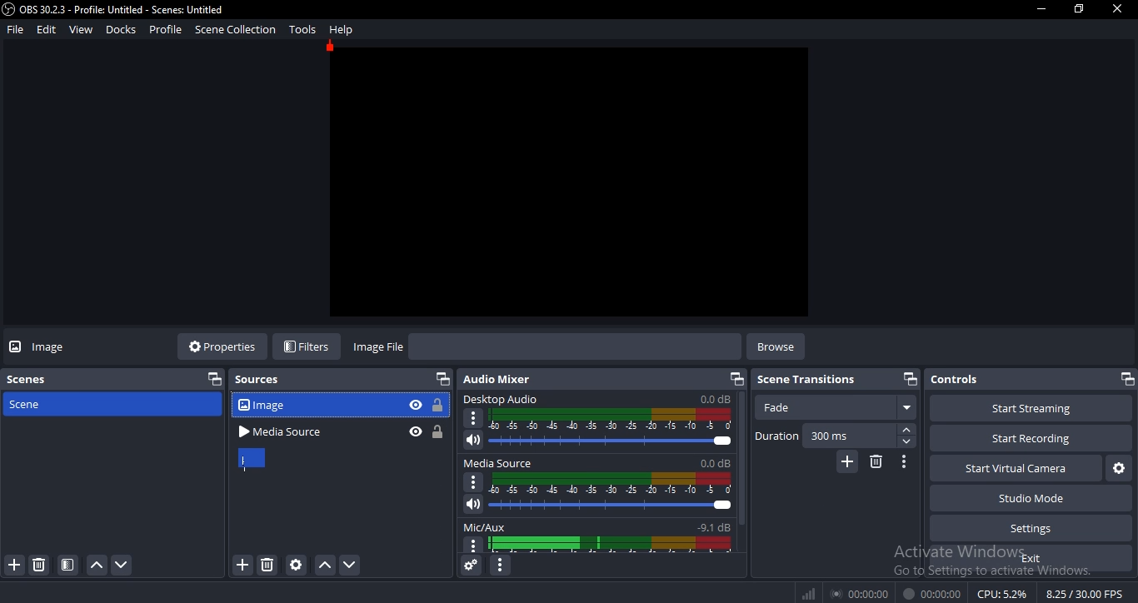  I want to click on 300ms, so click(829, 436).